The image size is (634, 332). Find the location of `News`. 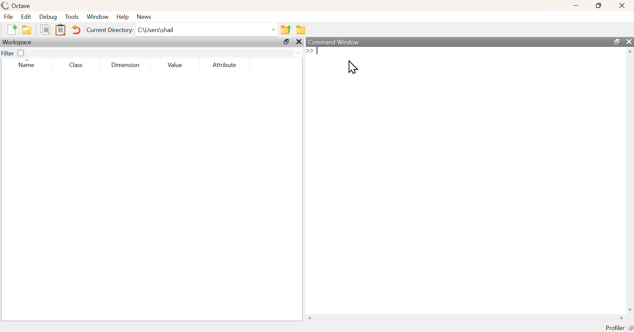

News is located at coordinates (145, 17).